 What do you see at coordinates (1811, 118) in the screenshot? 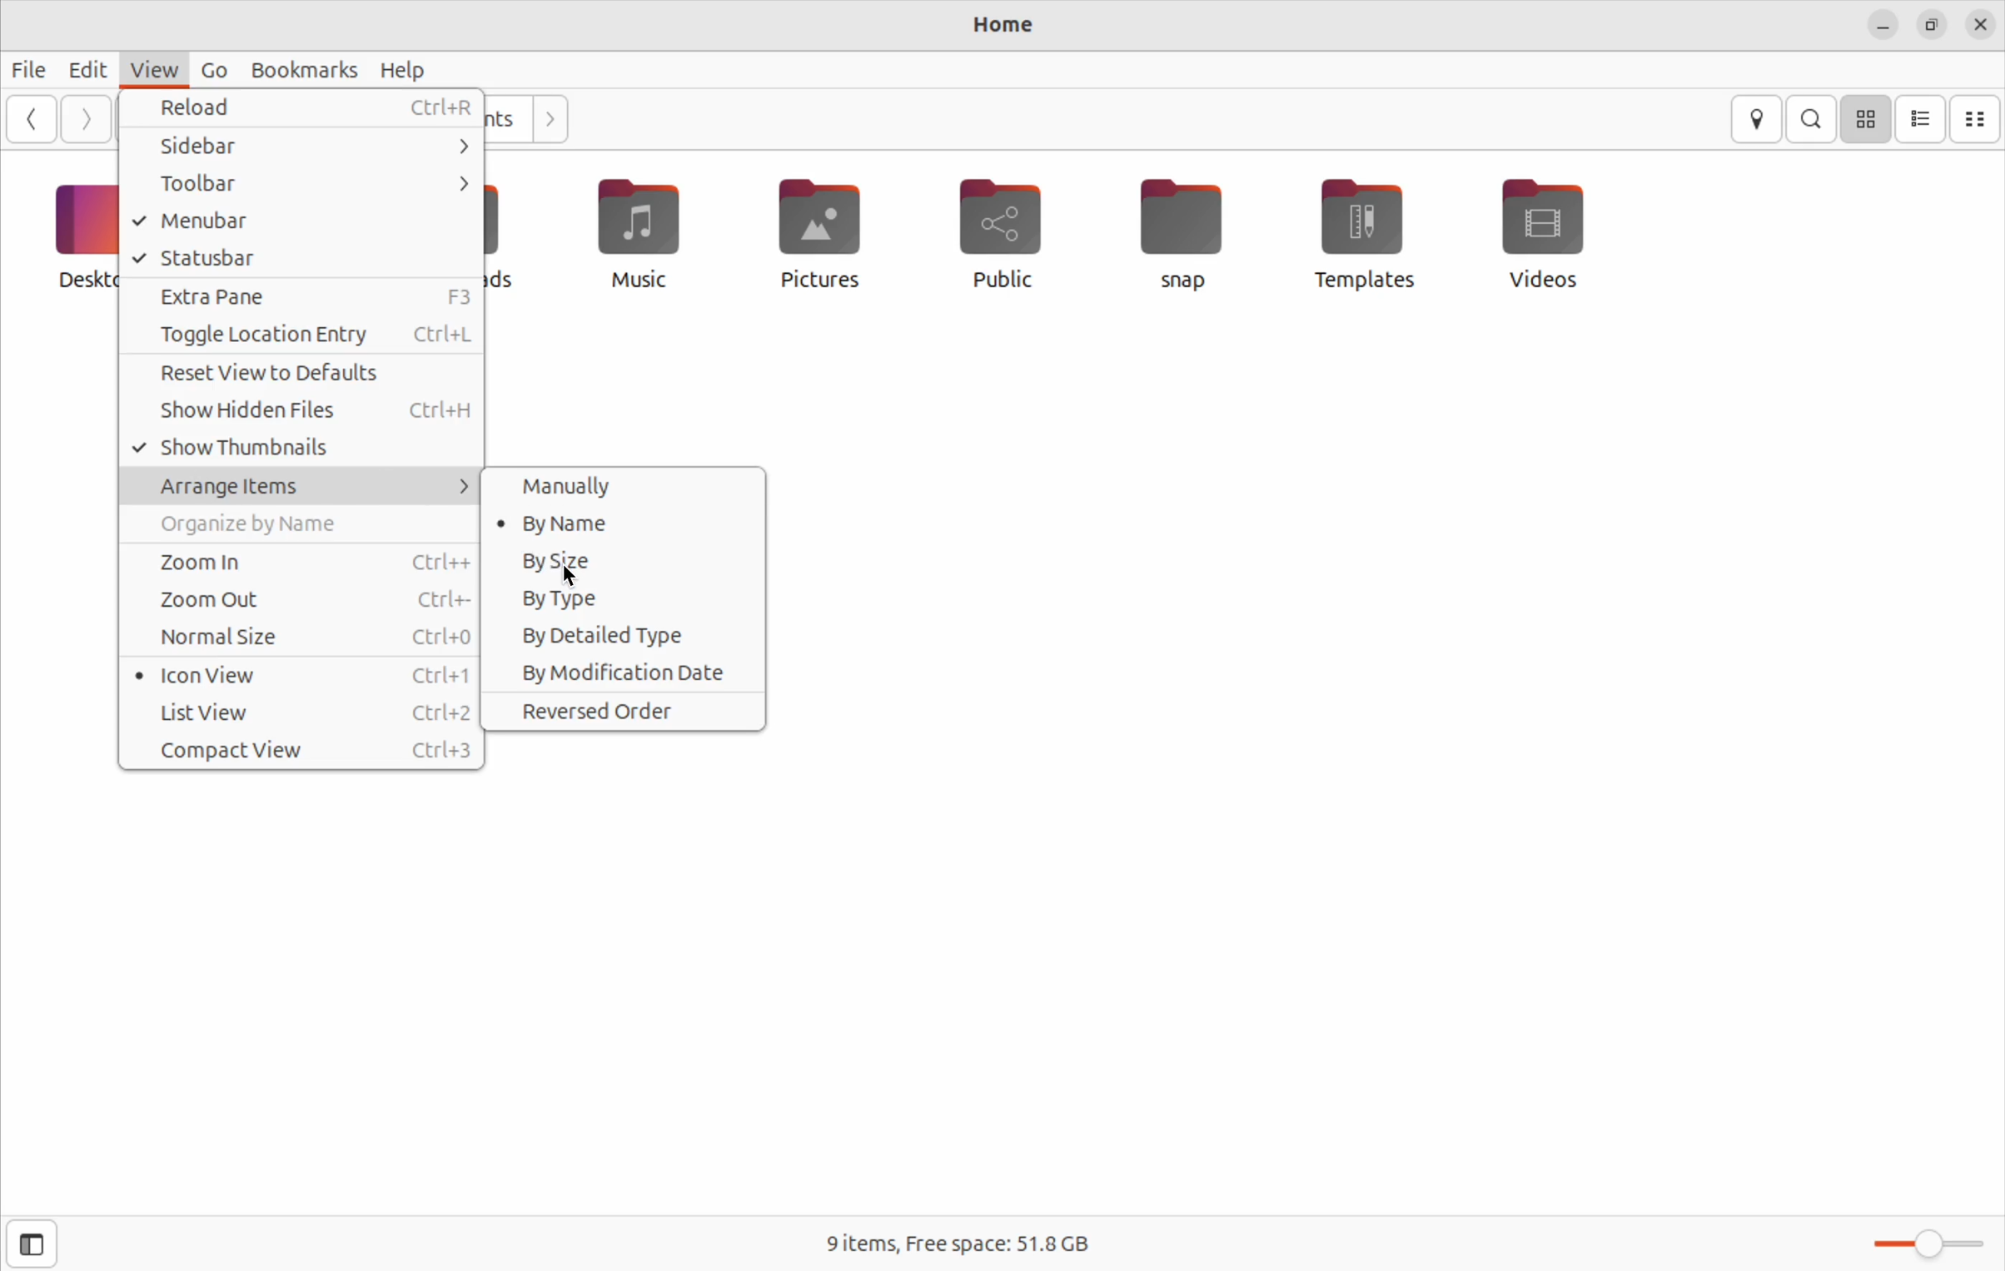
I see `search` at bounding box center [1811, 118].